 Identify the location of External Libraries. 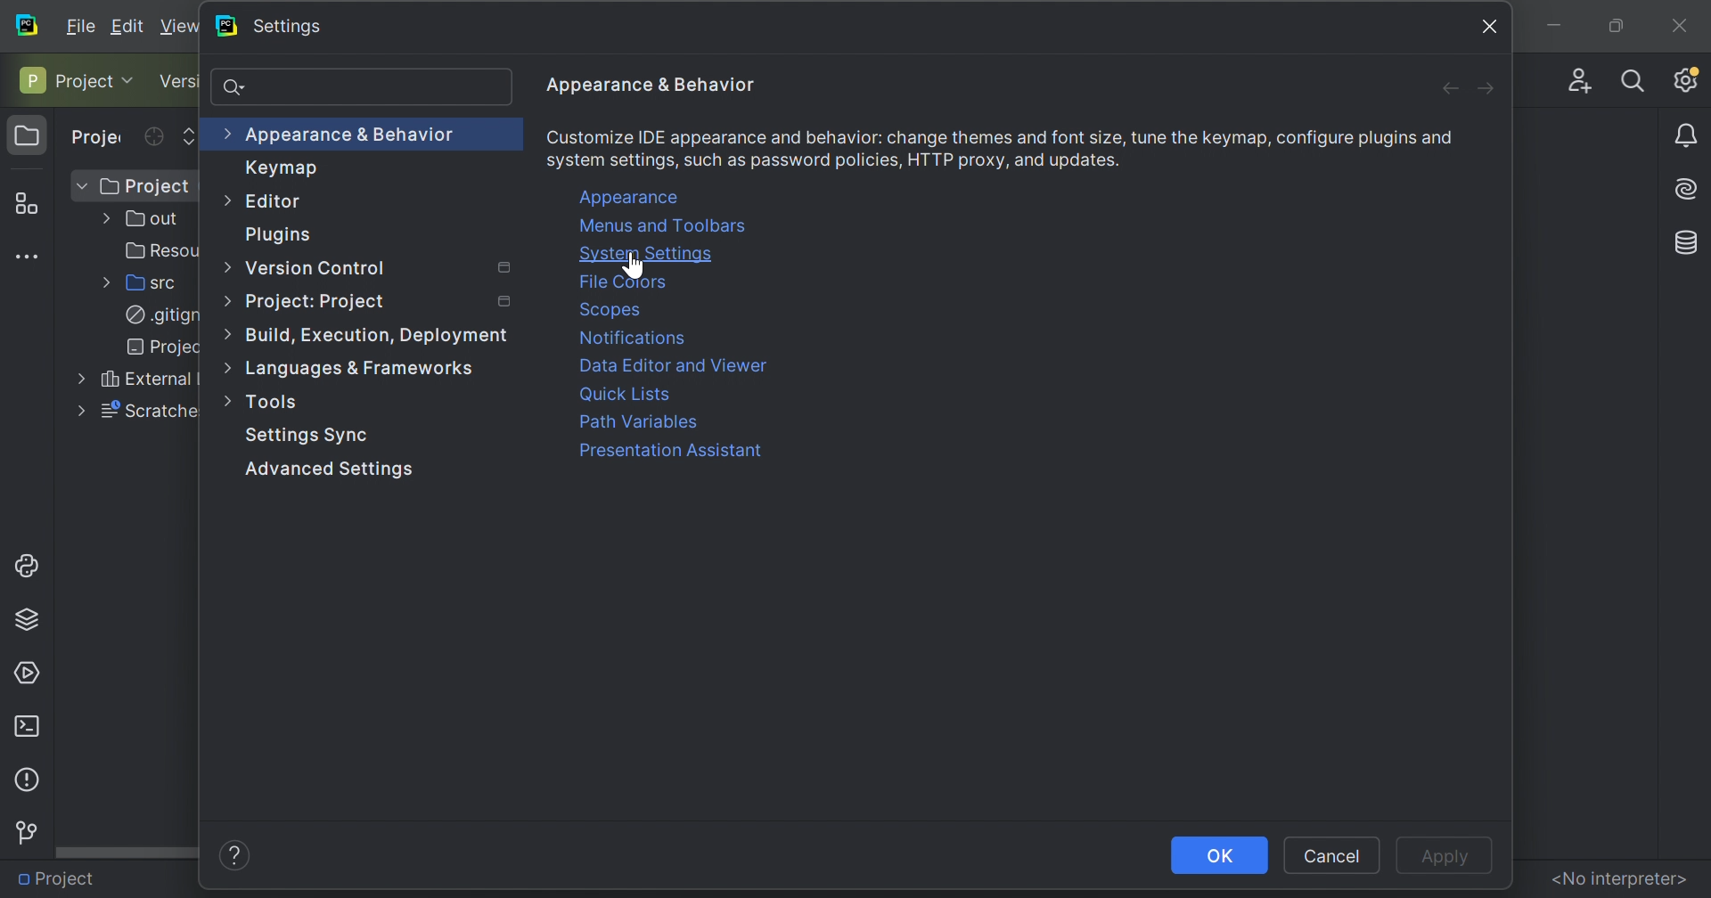
(144, 380).